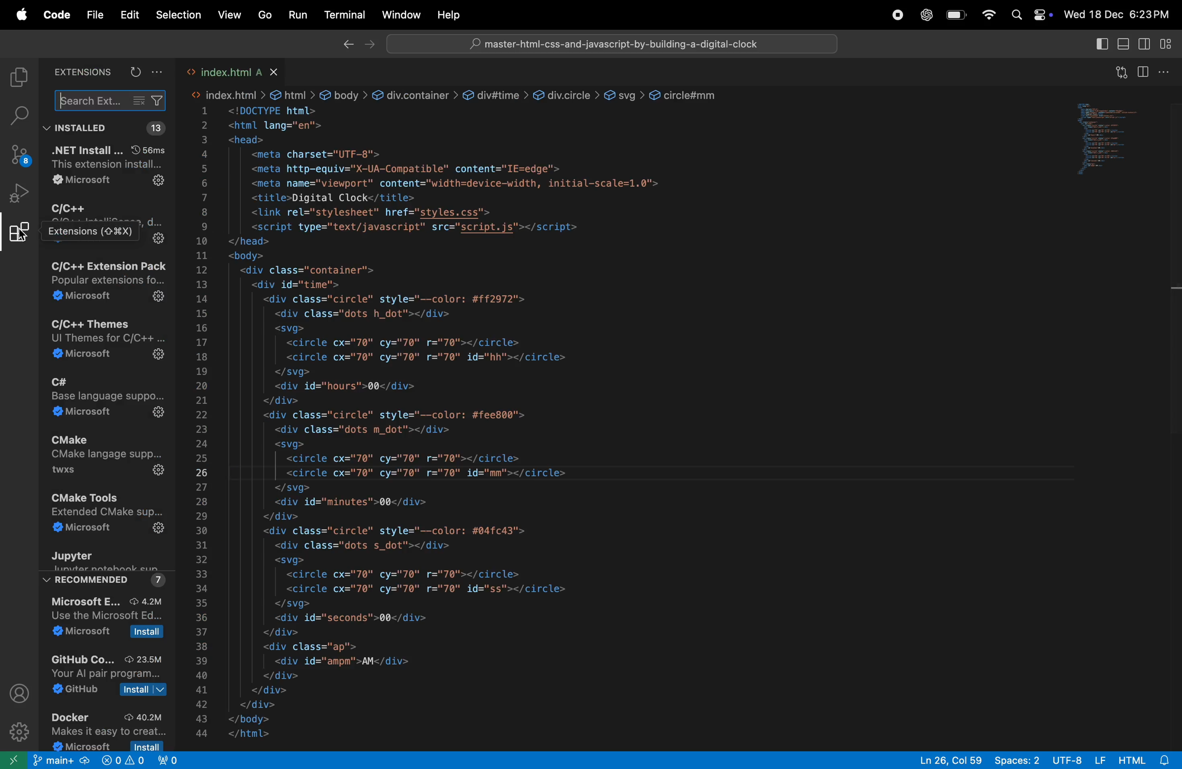  Describe the element at coordinates (295, 15) in the screenshot. I see `run` at that location.